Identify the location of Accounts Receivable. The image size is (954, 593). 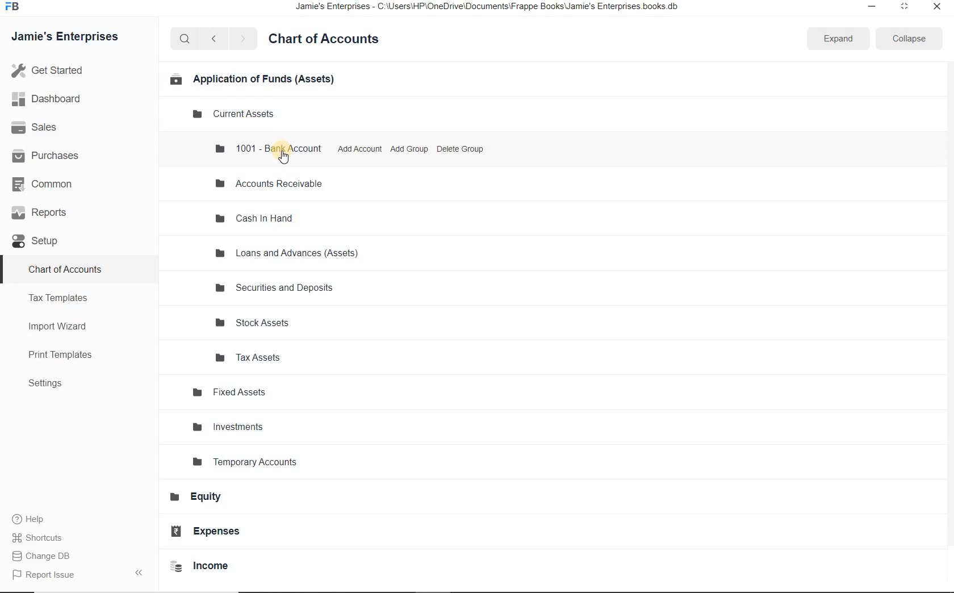
(273, 184).